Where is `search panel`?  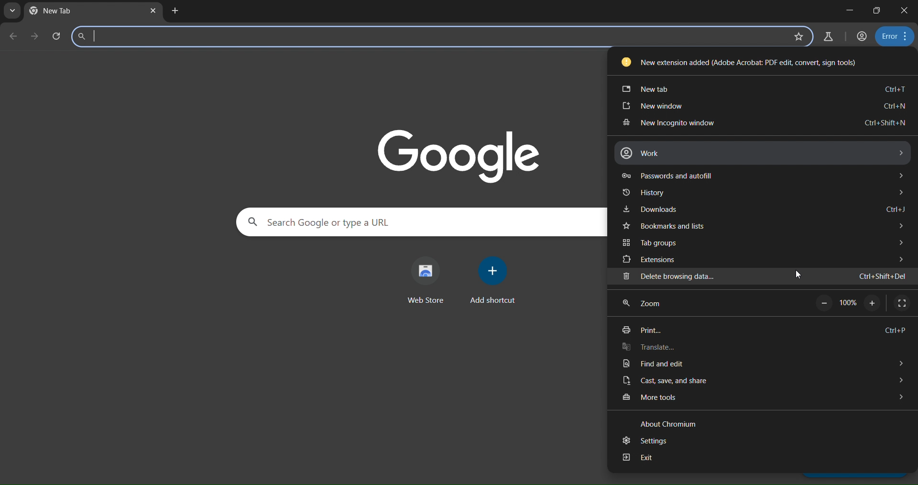
search panel is located at coordinates (56, 36).